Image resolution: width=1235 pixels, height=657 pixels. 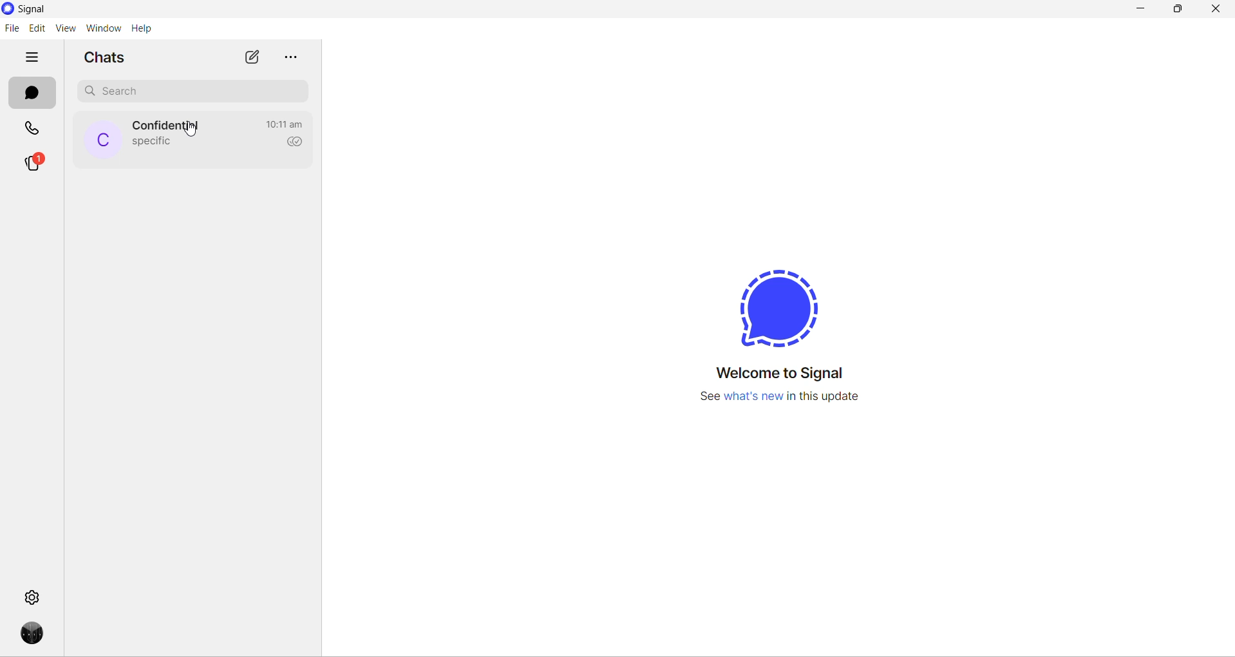 What do you see at coordinates (780, 375) in the screenshot?
I see `welcome message` at bounding box center [780, 375].